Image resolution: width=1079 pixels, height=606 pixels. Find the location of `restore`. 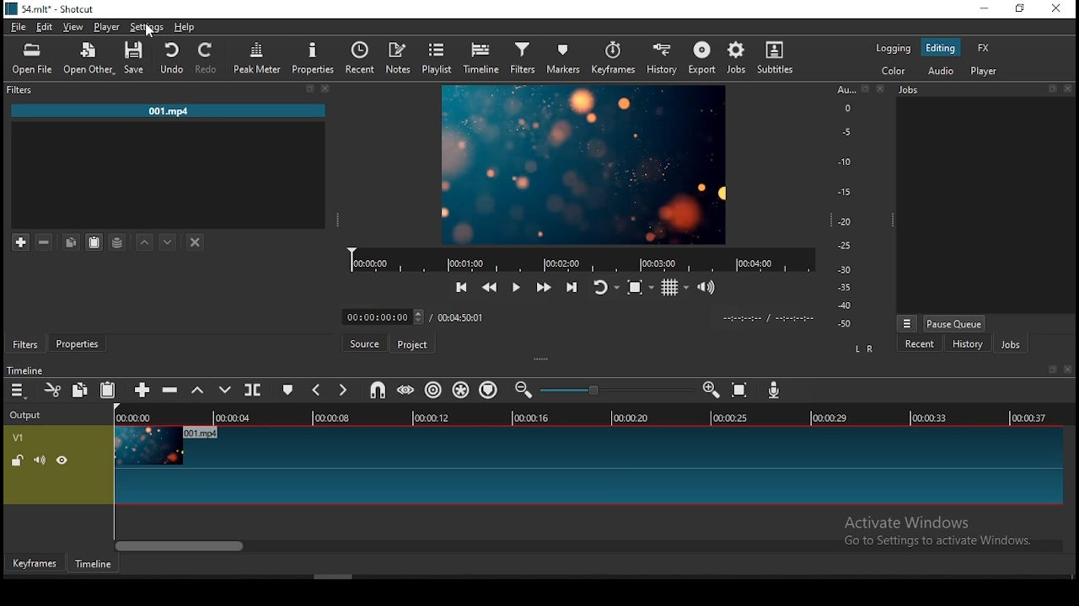

restore is located at coordinates (309, 89).